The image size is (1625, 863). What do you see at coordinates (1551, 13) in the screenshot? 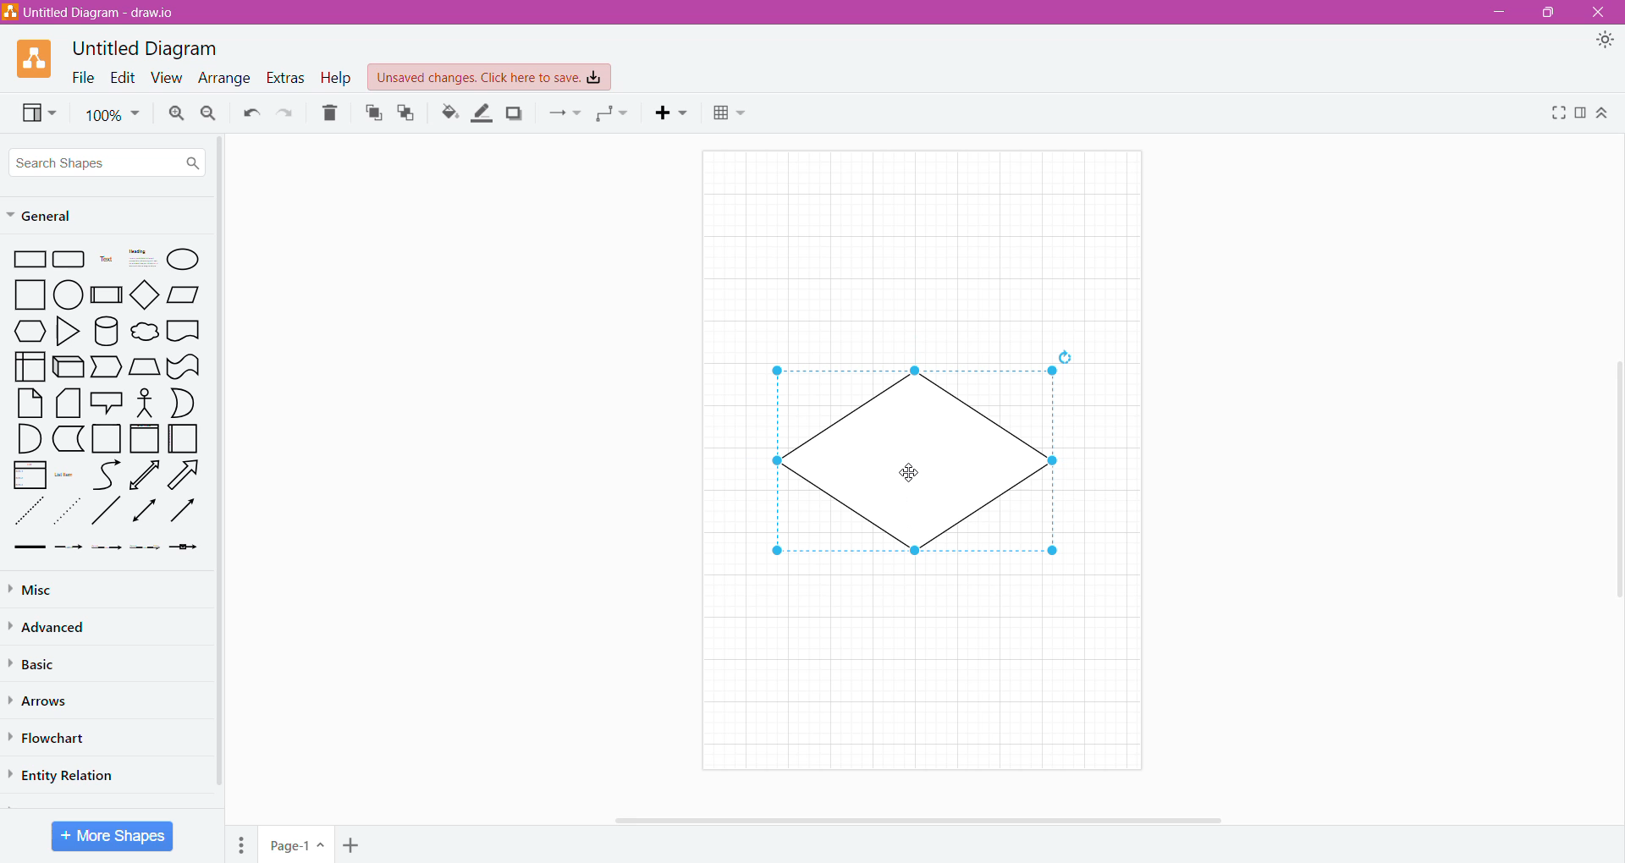
I see `Restore Down` at bounding box center [1551, 13].